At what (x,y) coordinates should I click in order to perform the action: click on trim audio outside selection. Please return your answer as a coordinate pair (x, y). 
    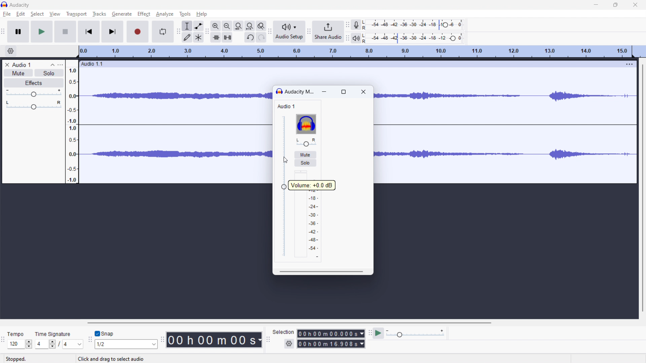
    Looking at the image, I should click on (216, 37).